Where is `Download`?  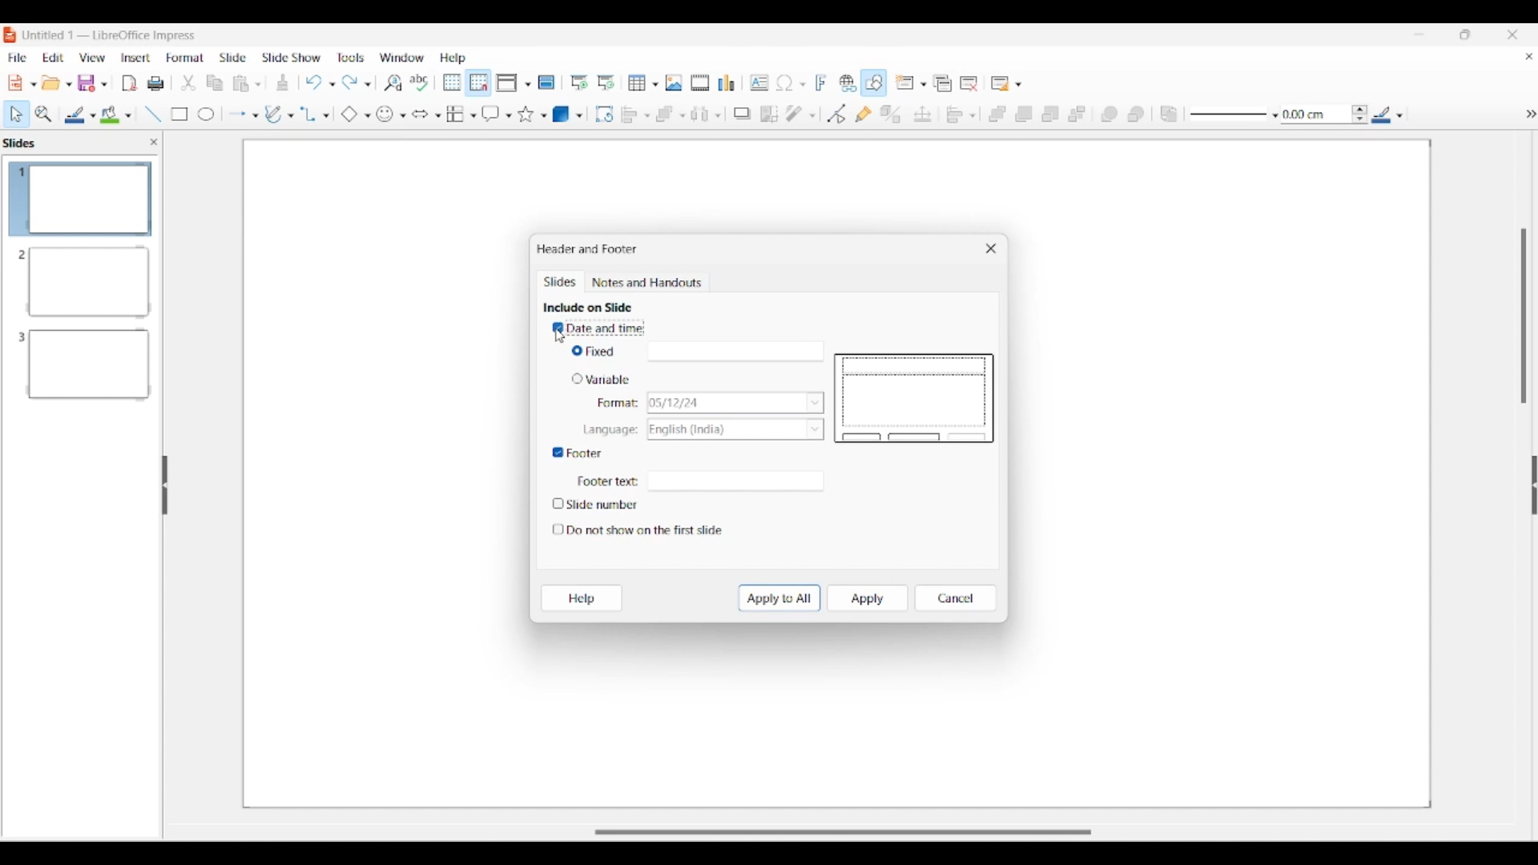 Download is located at coordinates (283, 82).